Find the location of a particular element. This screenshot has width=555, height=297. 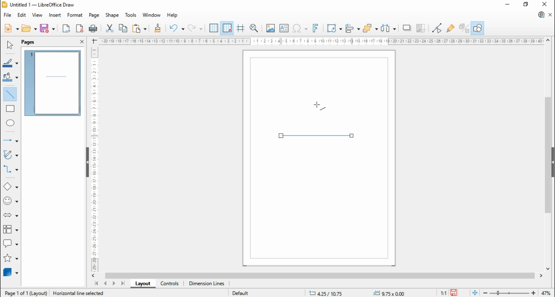

format is located at coordinates (75, 15).